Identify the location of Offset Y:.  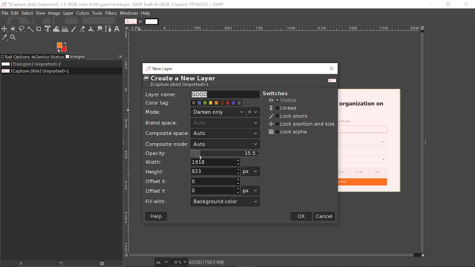
(160, 190).